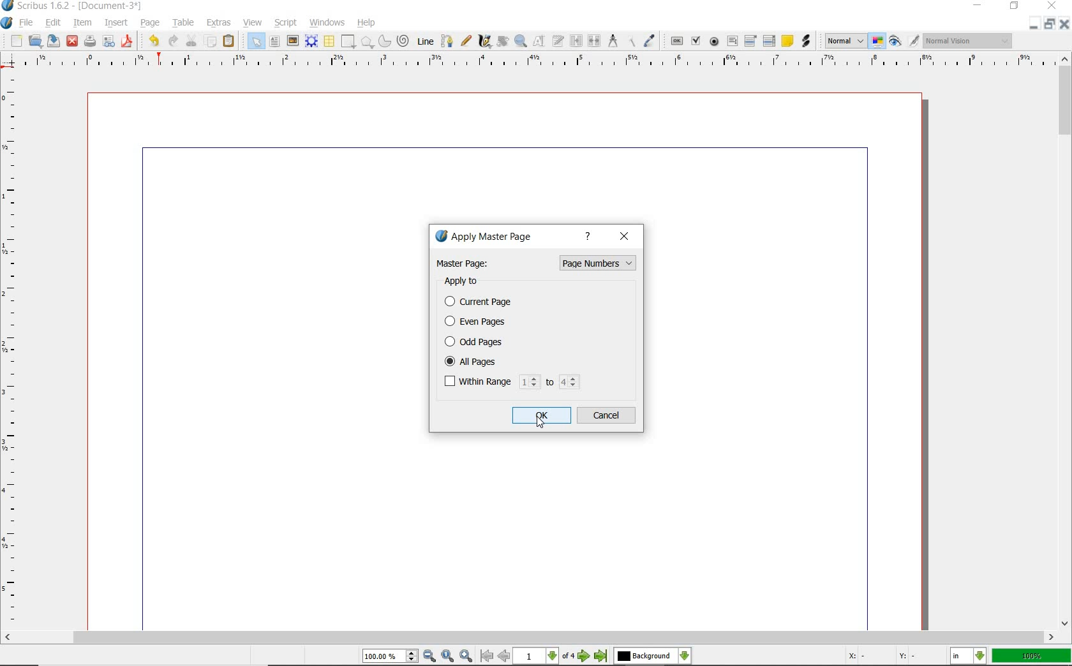  What do you see at coordinates (607, 416) in the screenshot?
I see `cancel` at bounding box center [607, 416].